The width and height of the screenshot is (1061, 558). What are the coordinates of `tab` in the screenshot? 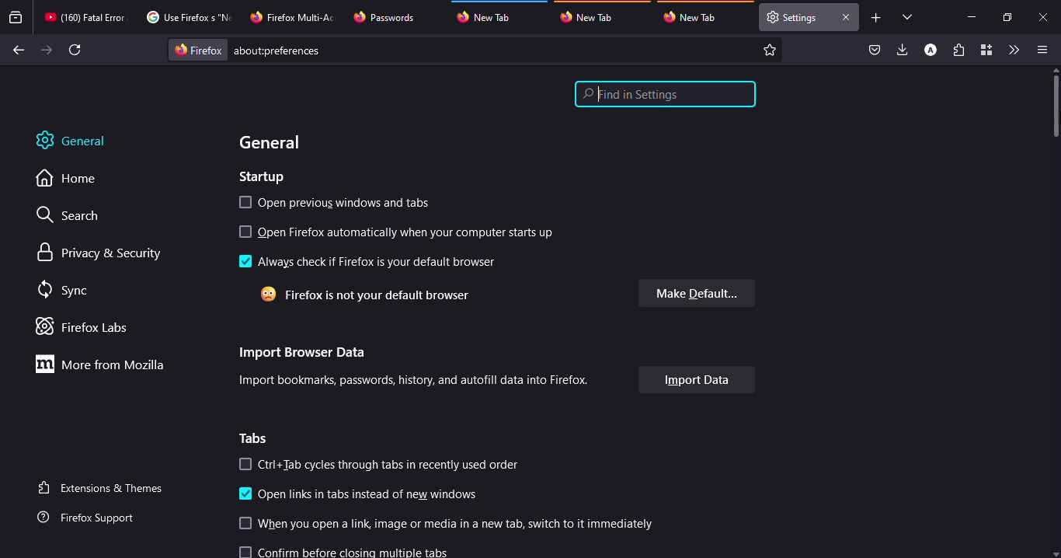 It's located at (85, 17).